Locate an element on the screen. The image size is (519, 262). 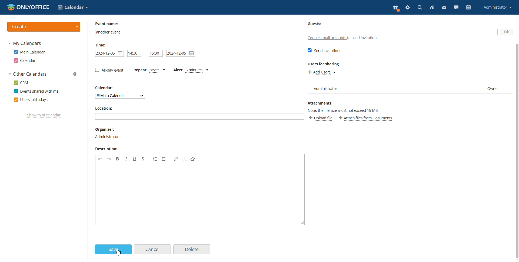
scroll up is located at coordinates (516, 23).